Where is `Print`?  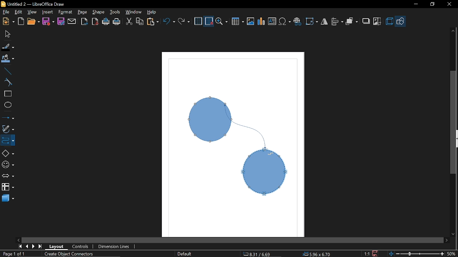
Print is located at coordinates (117, 21).